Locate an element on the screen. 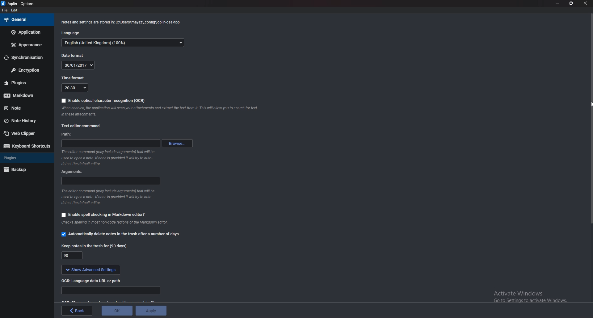  cursor is located at coordinates (586, 104).